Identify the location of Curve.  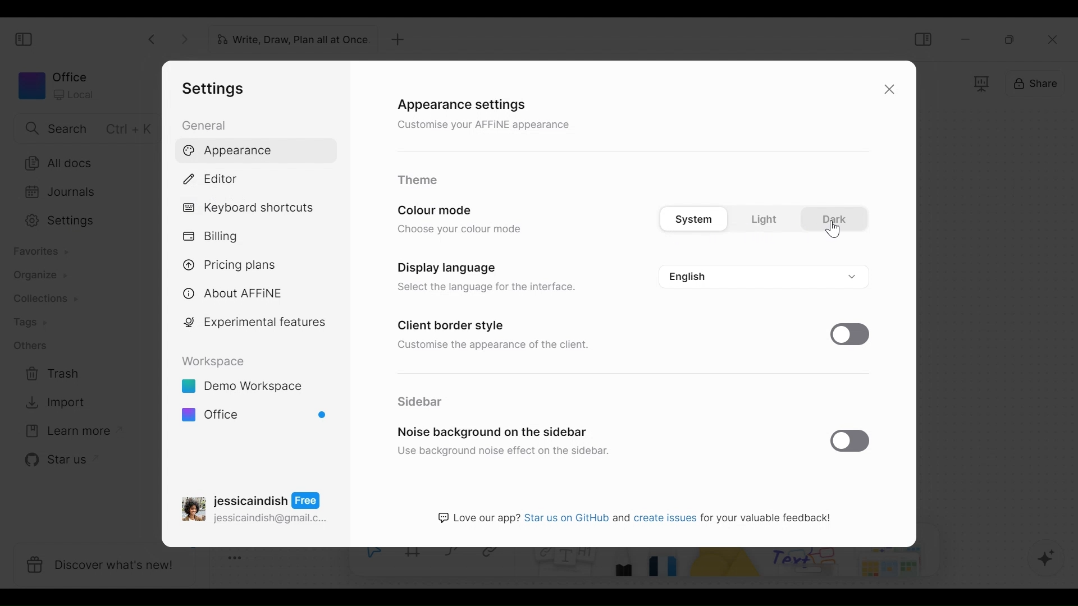
(453, 553).